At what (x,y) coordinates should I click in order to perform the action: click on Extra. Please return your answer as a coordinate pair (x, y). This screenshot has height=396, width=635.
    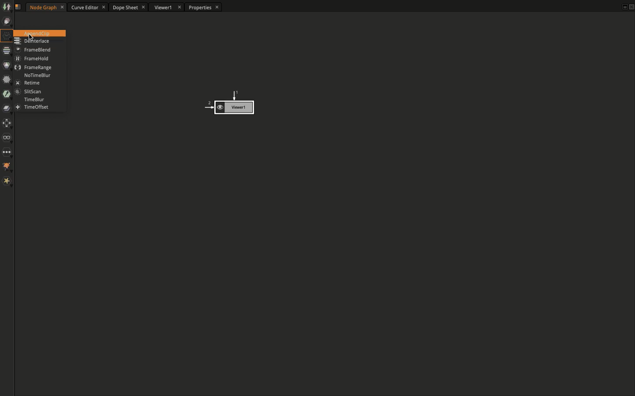
    Looking at the image, I should click on (7, 181).